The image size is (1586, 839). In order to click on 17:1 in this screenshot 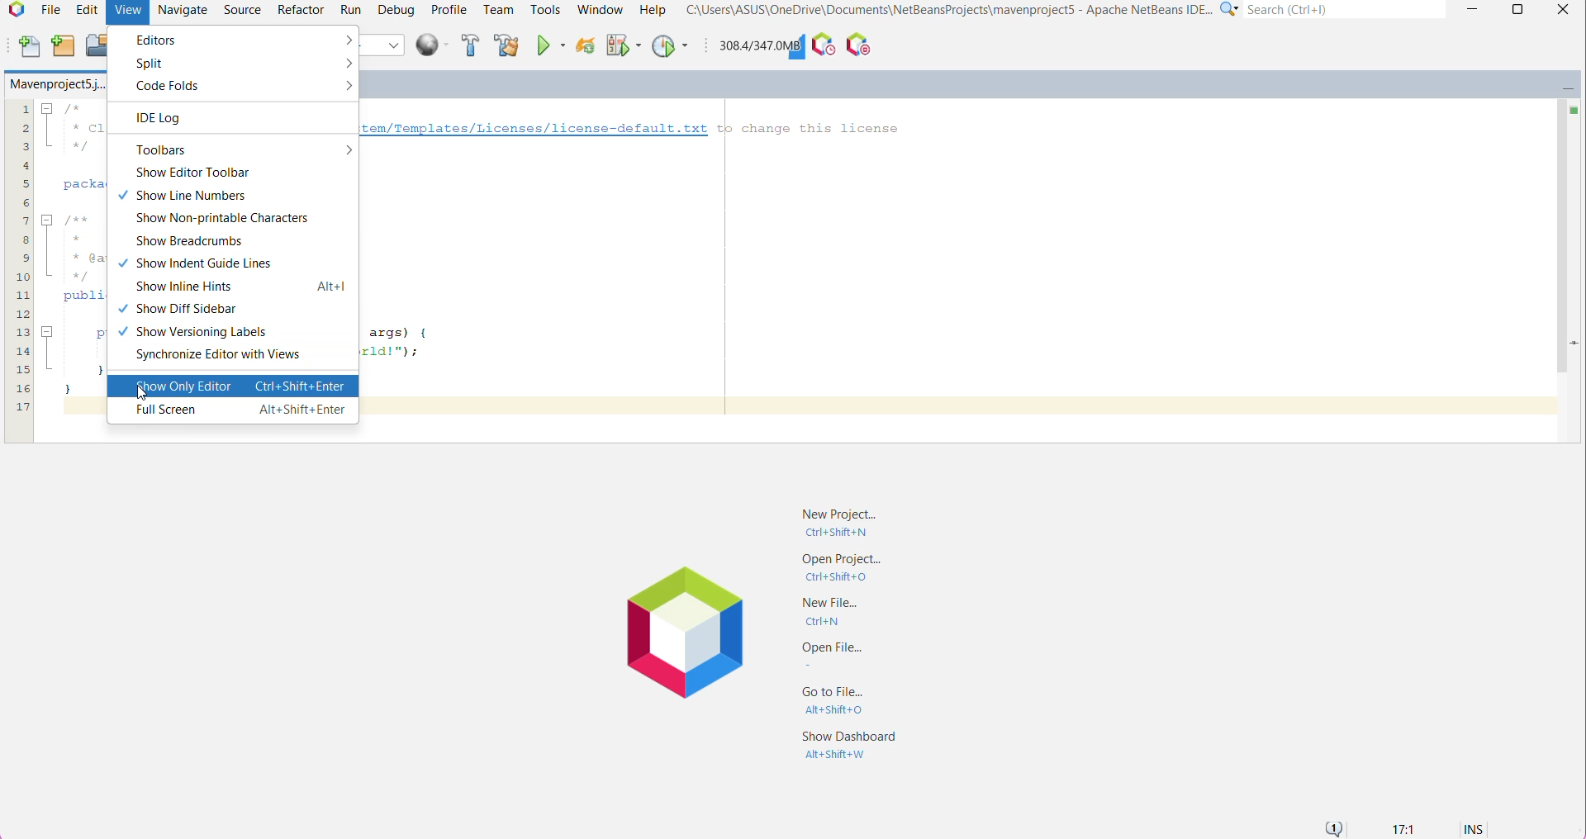, I will do `click(1414, 829)`.